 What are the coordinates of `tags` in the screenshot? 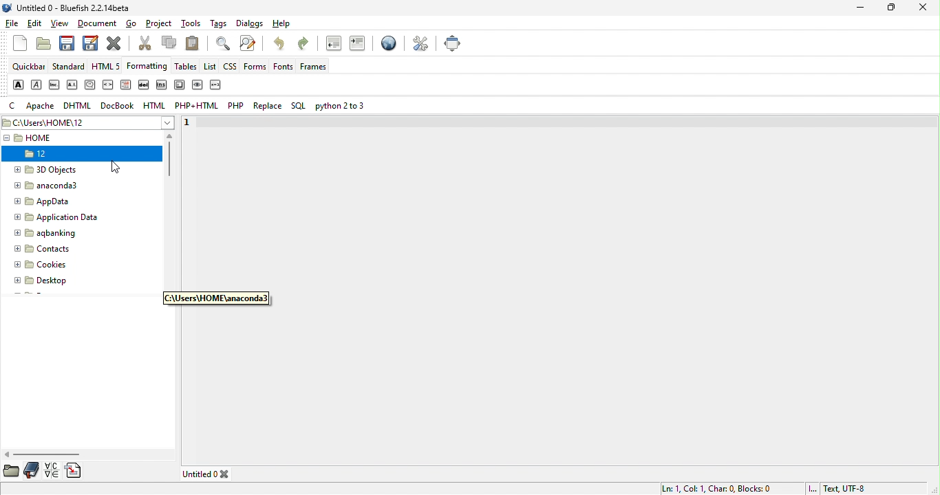 It's located at (218, 23).